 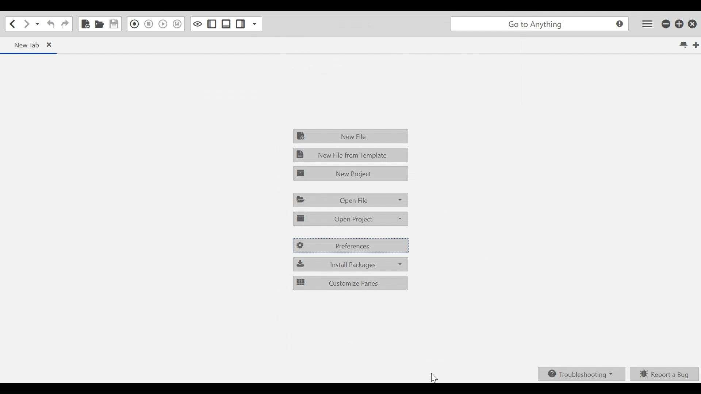 I want to click on Report a bug, so click(x=663, y=374).